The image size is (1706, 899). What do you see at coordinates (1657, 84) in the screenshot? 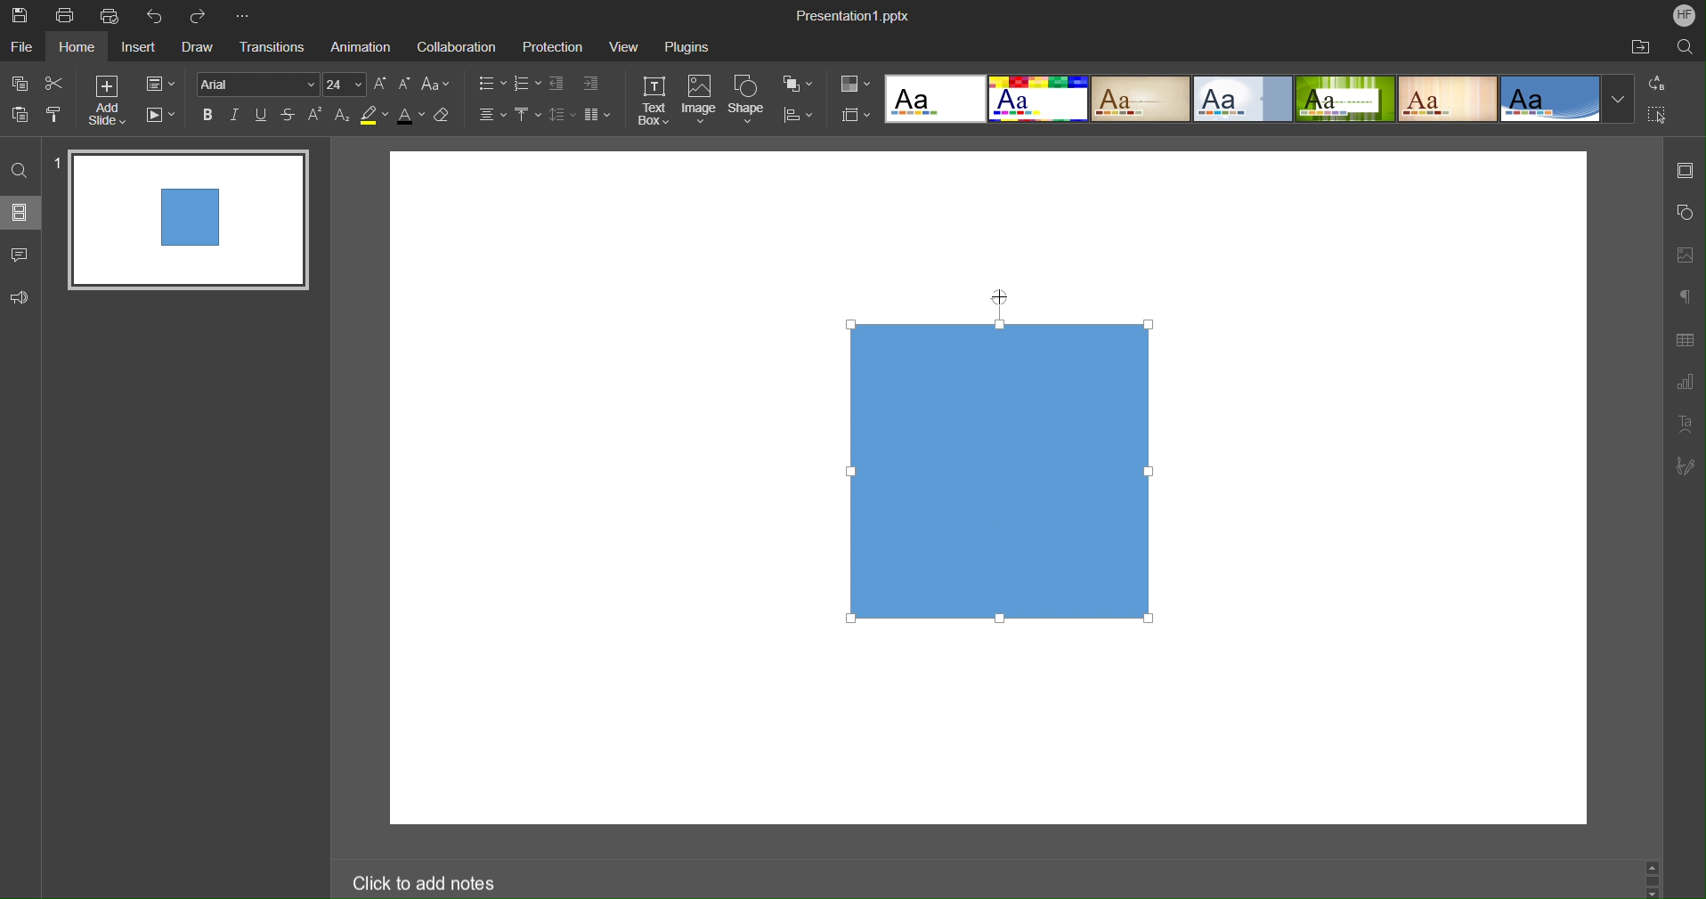
I see `Replace` at bounding box center [1657, 84].